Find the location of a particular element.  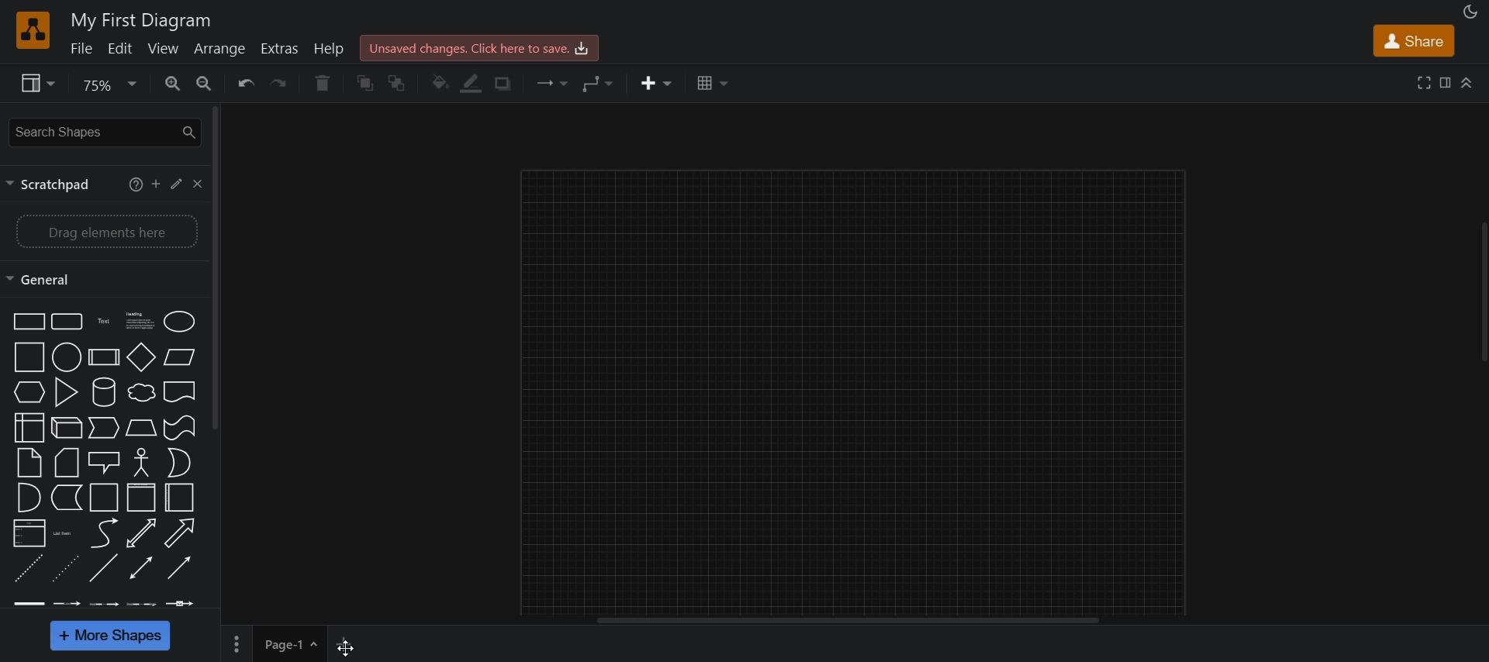

appearance is located at coordinates (1470, 12).